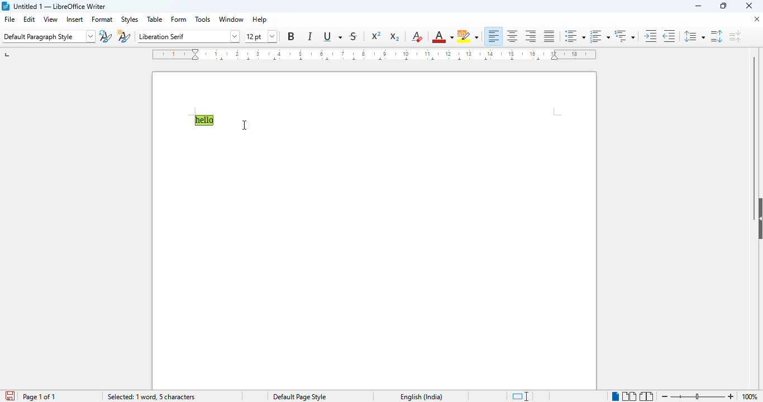  Describe the element at coordinates (628, 396) in the screenshot. I see `multi-page view` at that location.